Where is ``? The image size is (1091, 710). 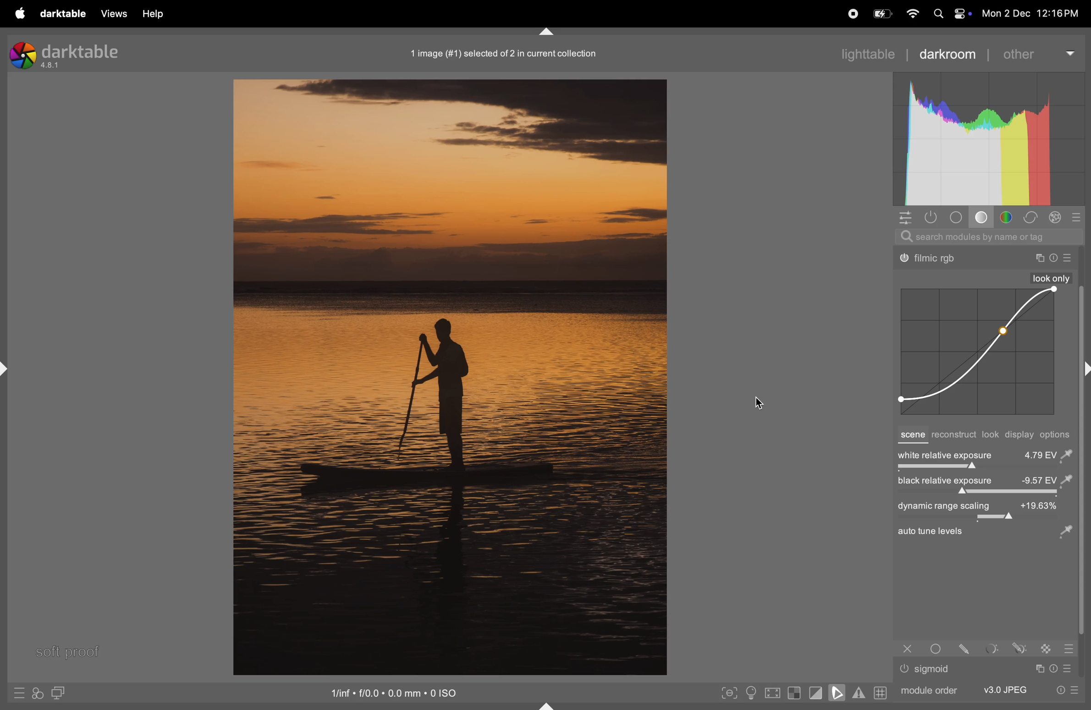  is located at coordinates (967, 648).